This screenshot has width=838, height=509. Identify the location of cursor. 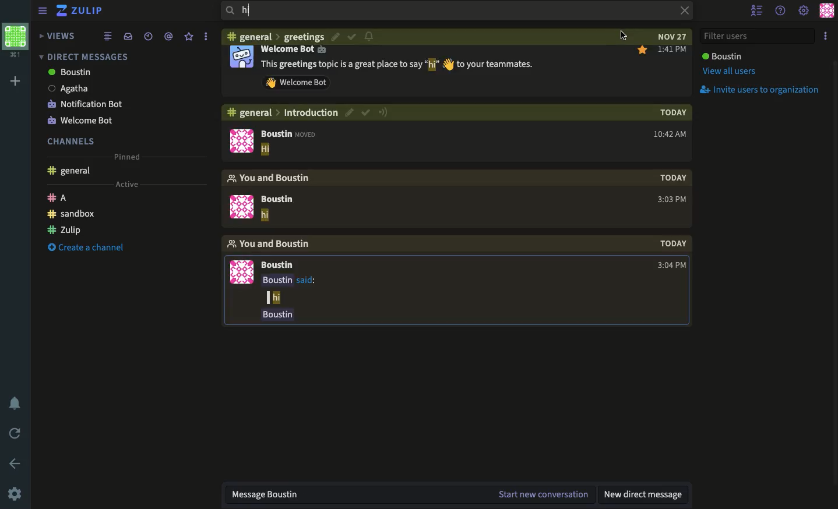
(623, 36).